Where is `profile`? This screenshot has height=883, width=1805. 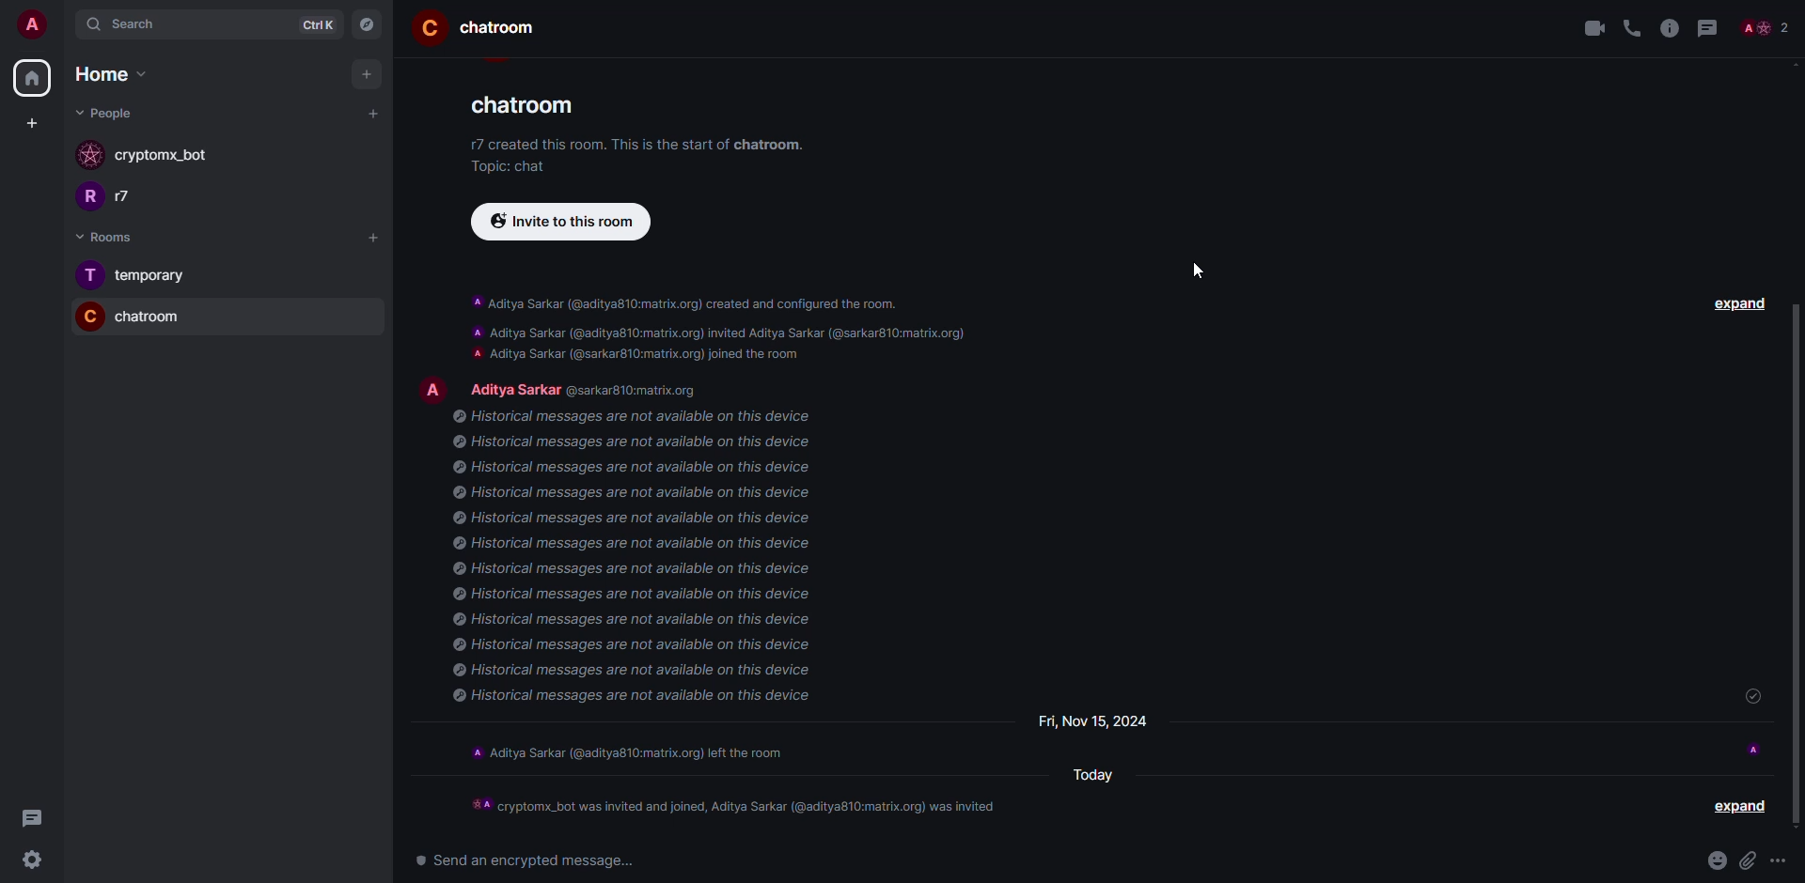
profile is located at coordinates (433, 390).